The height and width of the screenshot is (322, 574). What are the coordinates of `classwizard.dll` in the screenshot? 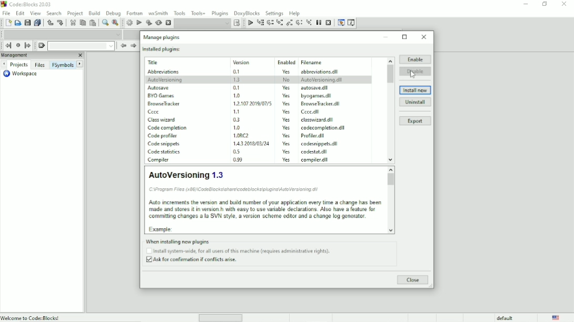 It's located at (316, 120).